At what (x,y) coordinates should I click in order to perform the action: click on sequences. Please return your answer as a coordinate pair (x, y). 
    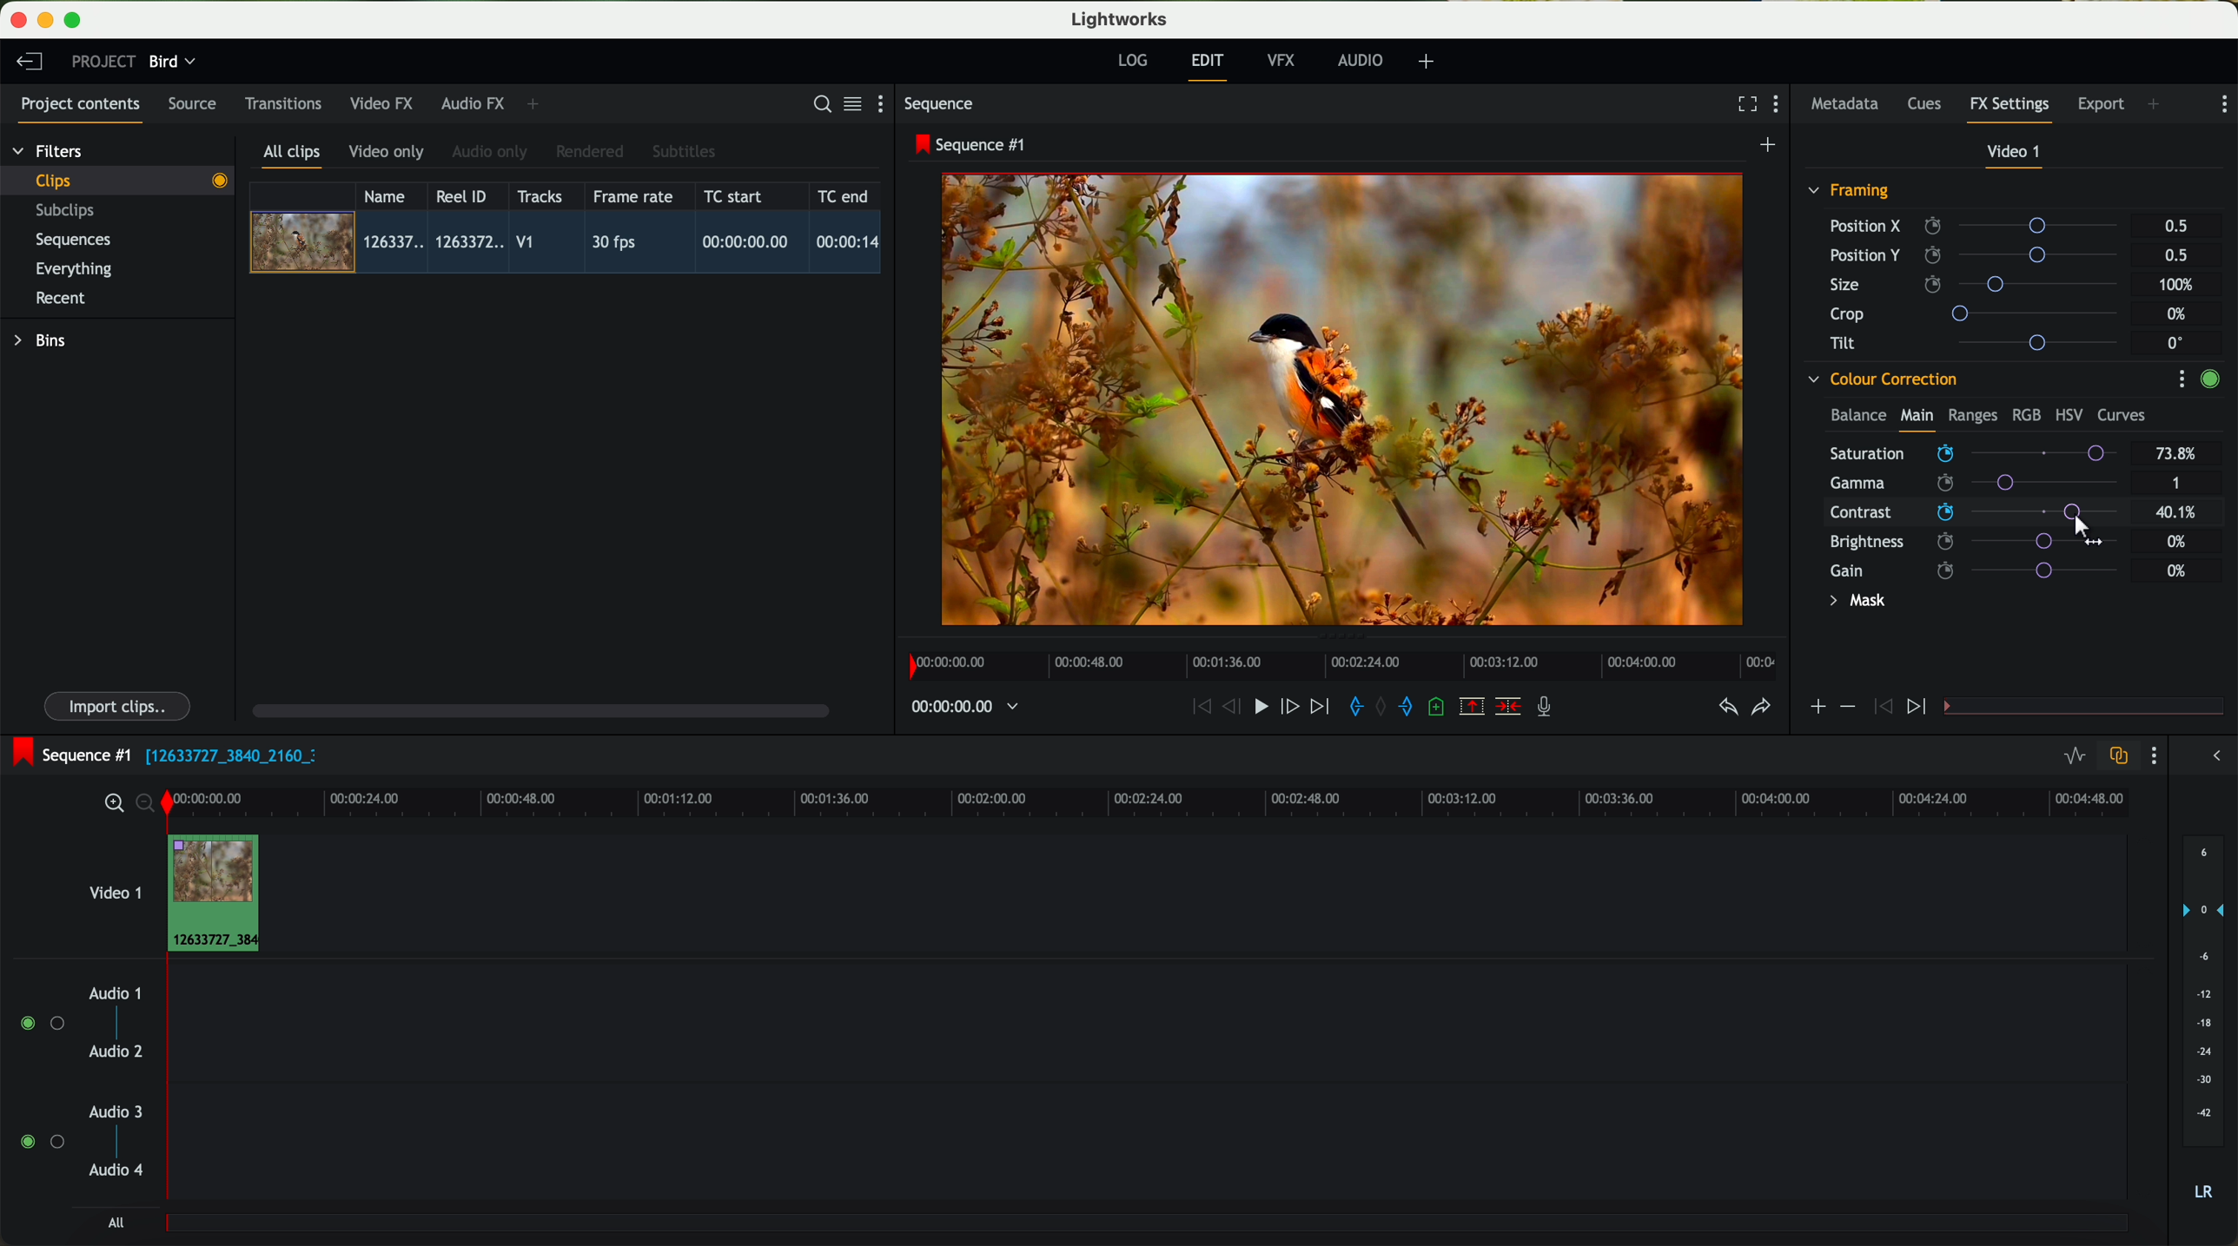
    Looking at the image, I should click on (73, 241).